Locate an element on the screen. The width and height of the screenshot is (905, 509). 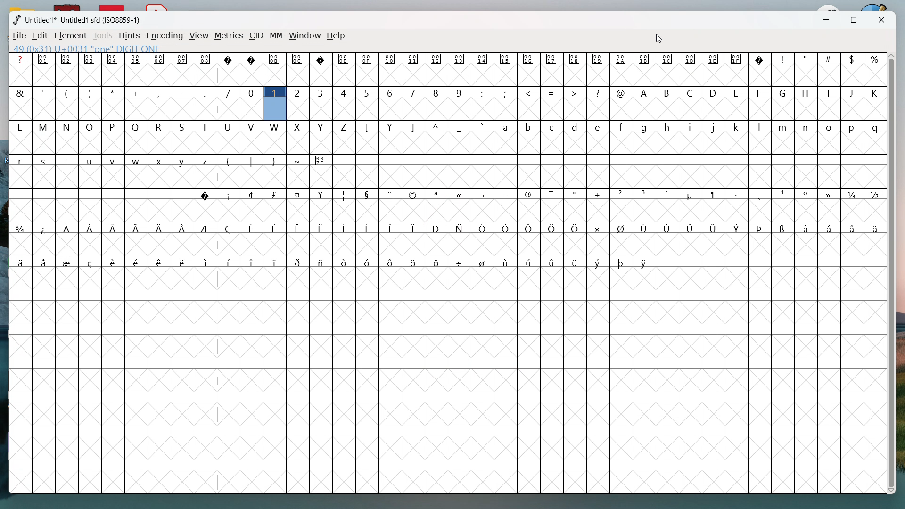
symbol is located at coordinates (67, 229).